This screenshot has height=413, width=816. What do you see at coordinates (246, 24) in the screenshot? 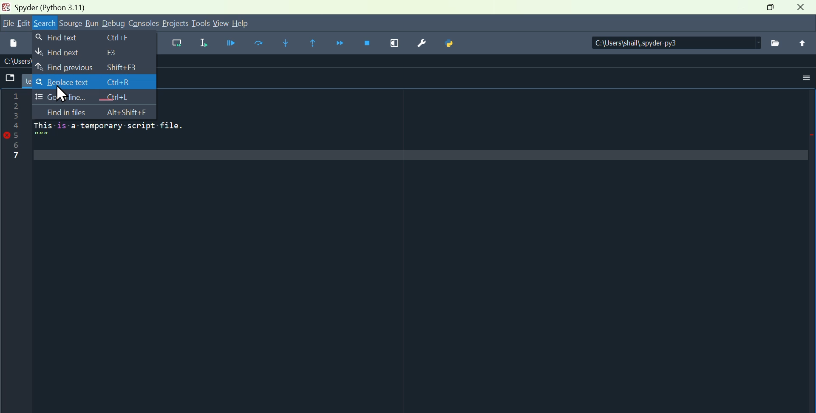
I see `help` at bounding box center [246, 24].